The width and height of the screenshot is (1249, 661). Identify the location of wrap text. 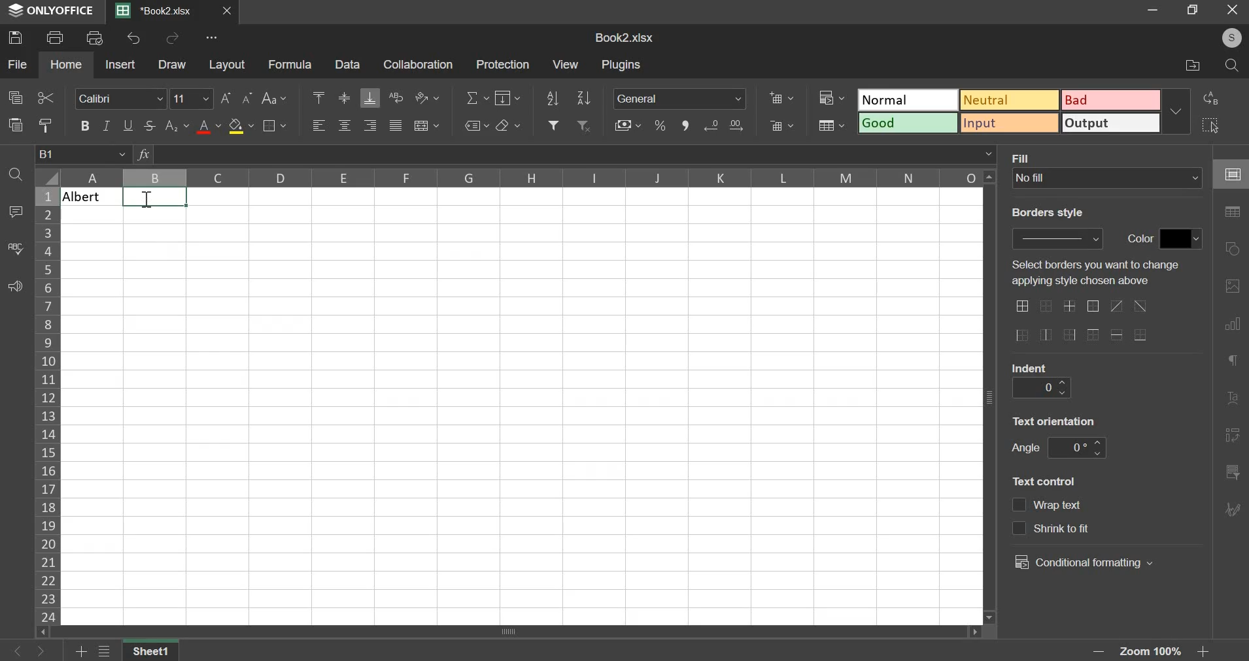
(1048, 506).